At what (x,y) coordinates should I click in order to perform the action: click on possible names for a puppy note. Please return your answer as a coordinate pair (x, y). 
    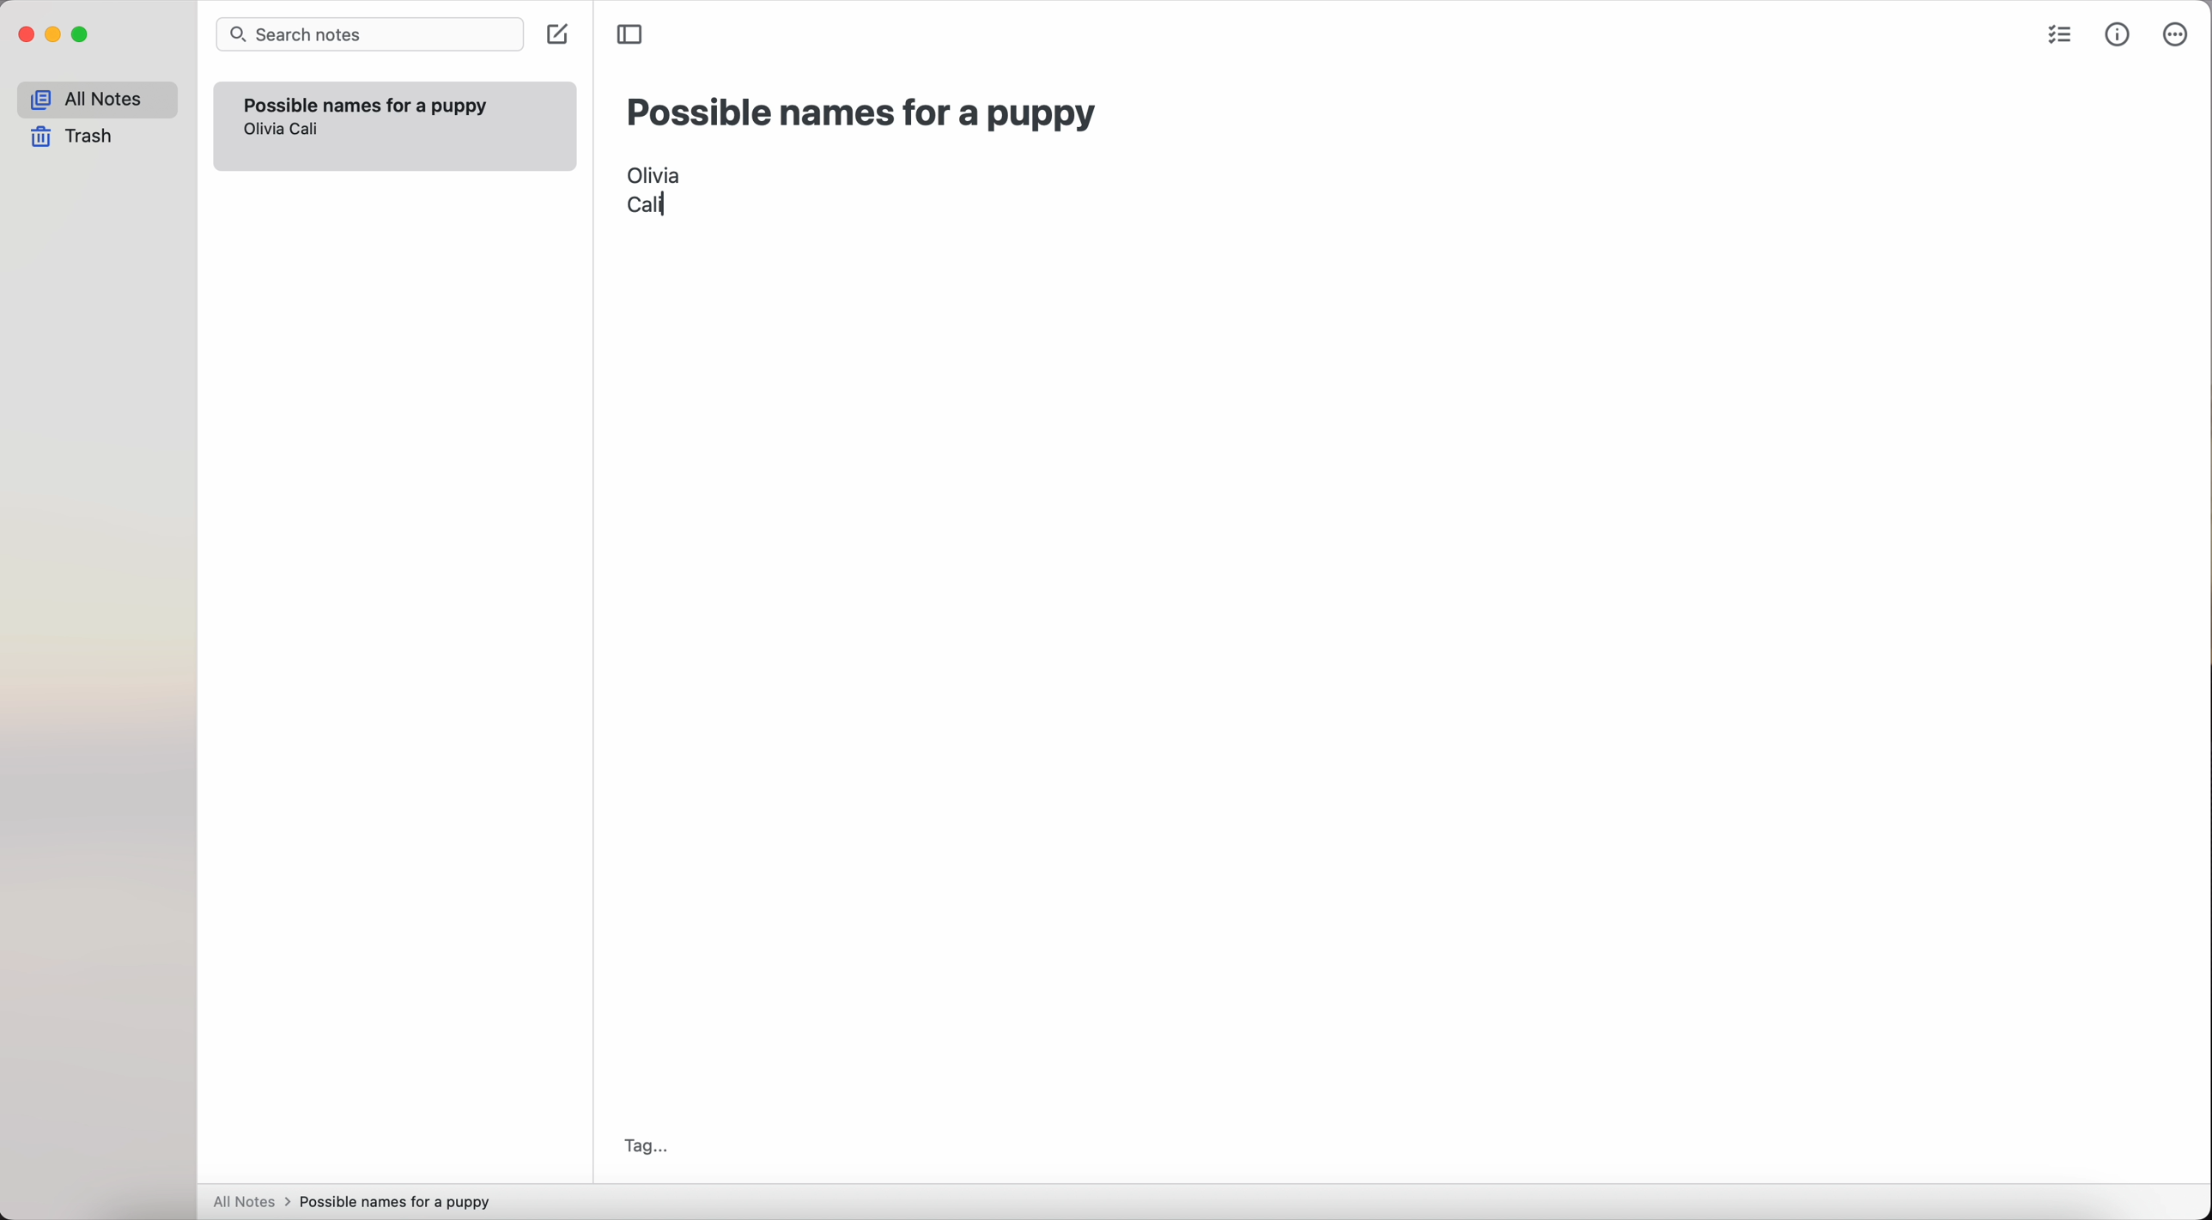
    Looking at the image, I should click on (365, 102).